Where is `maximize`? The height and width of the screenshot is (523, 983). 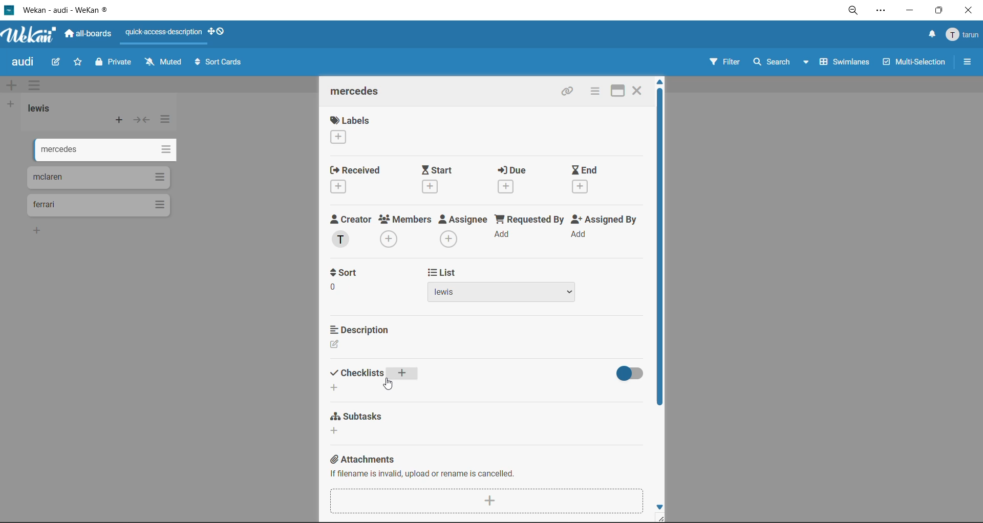
maximize is located at coordinates (613, 91).